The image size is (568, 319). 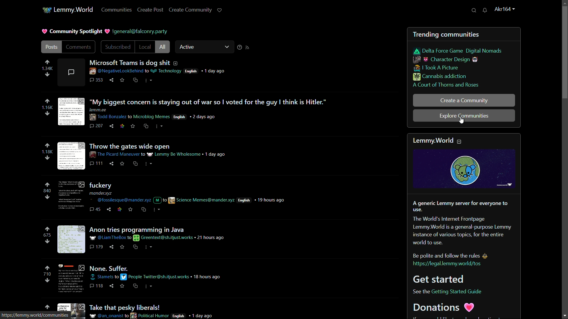 What do you see at coordinates (46, 10) in the screenshot?
I see `app icon` at bounding box center [46, 10].